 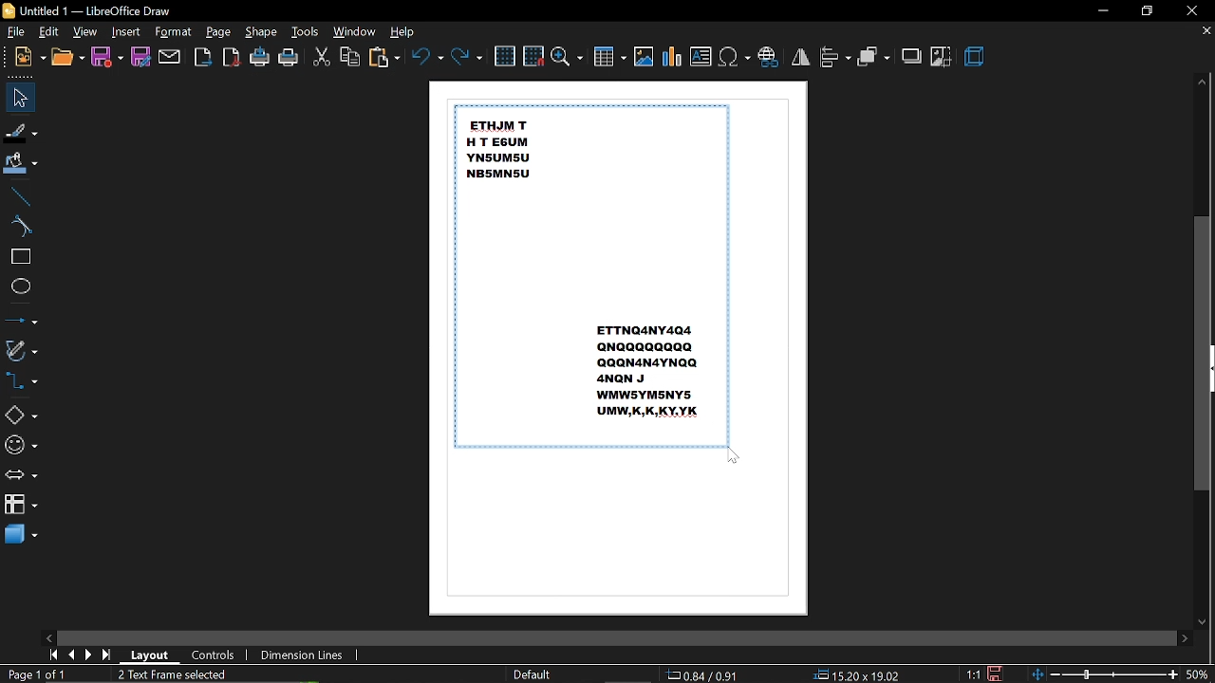 What do you see at coordinates (568, 58) in the screenshot?
I see `zoom` at bounding box center [568, 58].